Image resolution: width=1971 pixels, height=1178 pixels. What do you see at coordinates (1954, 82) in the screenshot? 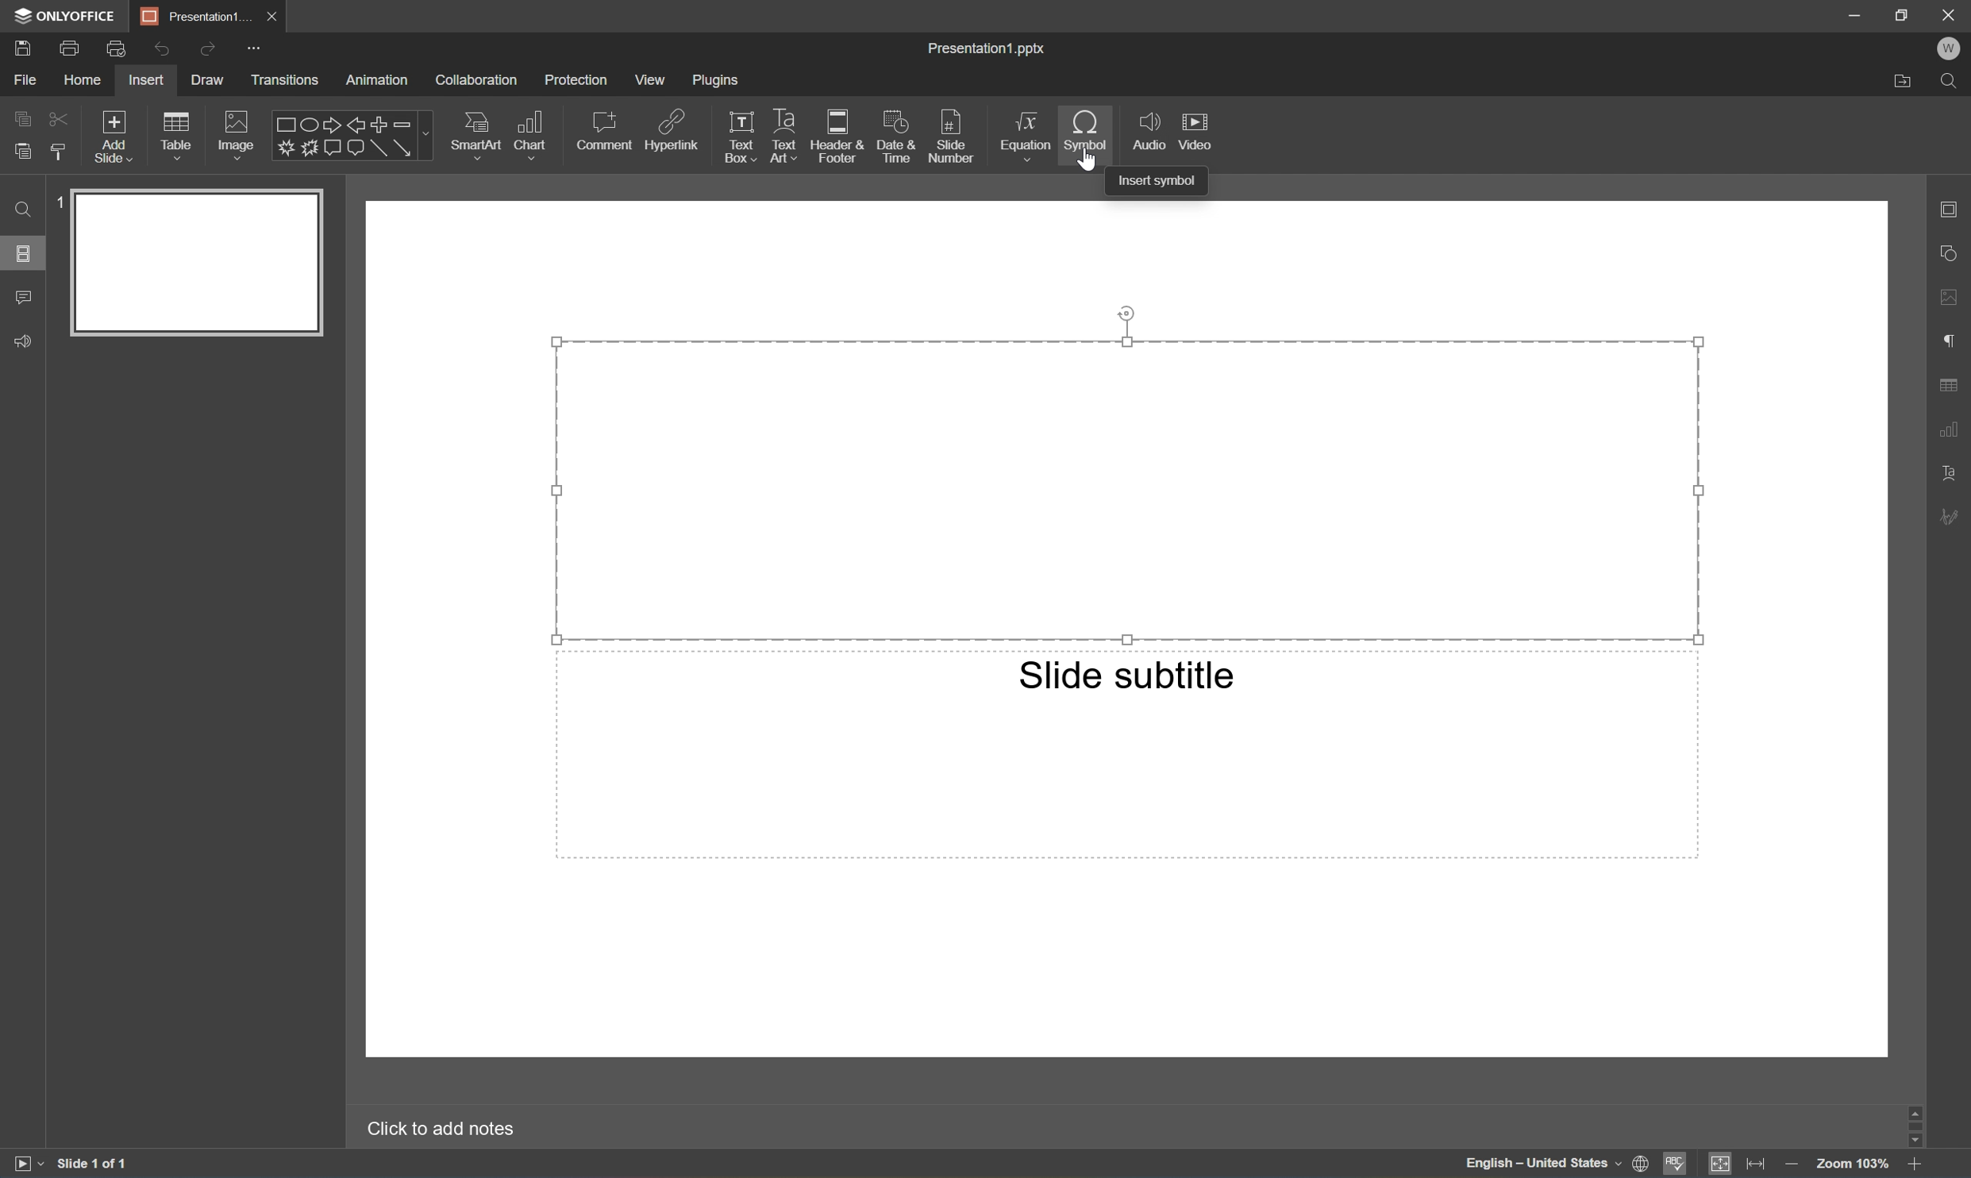
I see `Find` at bounding box center [1954, 82].